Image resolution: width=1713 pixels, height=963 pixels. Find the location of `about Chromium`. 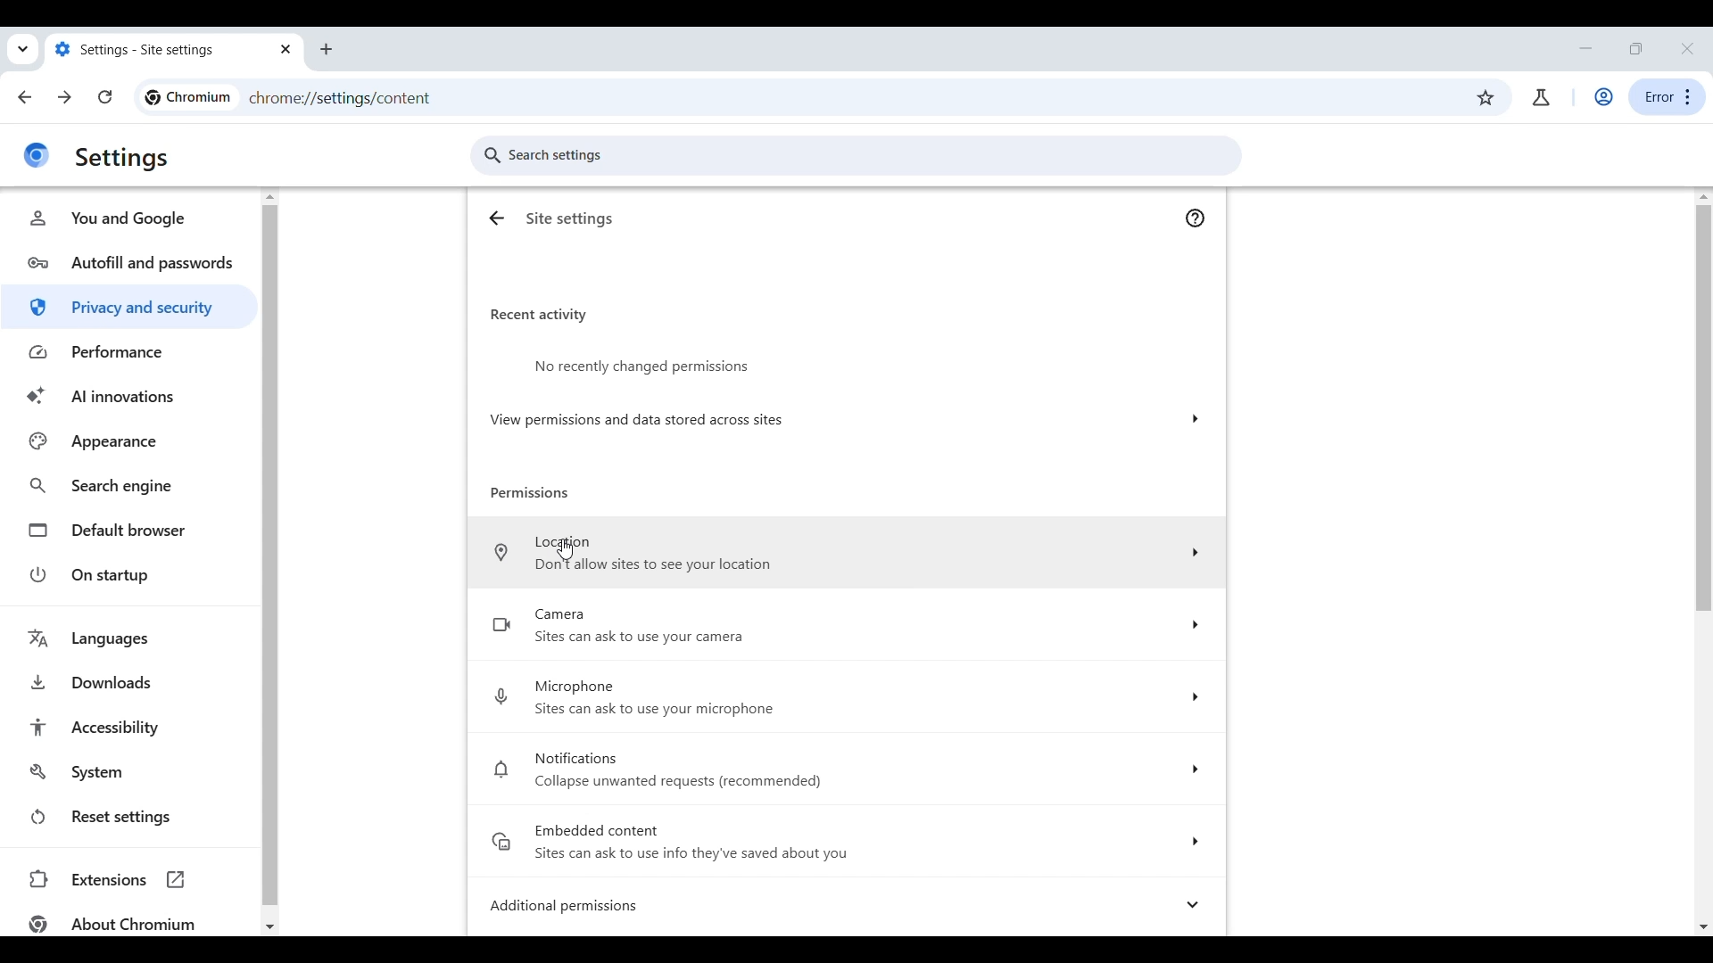

about Chromium is located at coordinates (108, 923).